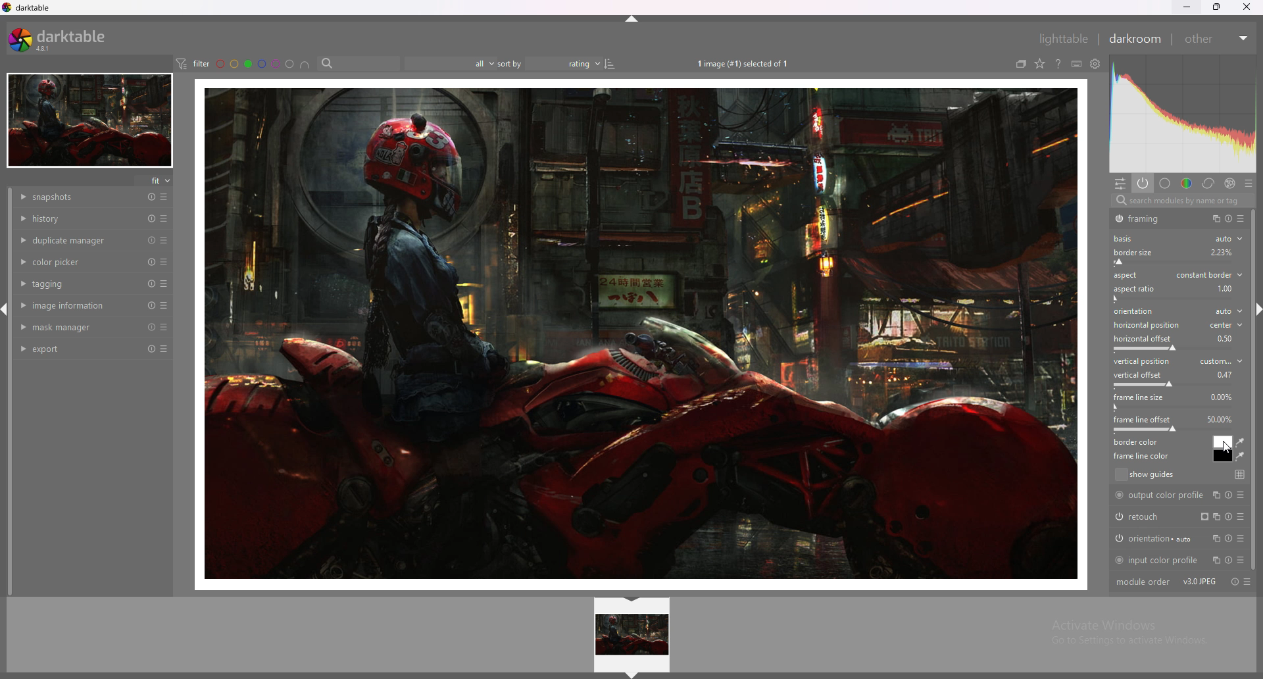 The image size is (1263, 679). I want to click on photo heatmap, so click(1183, 113).